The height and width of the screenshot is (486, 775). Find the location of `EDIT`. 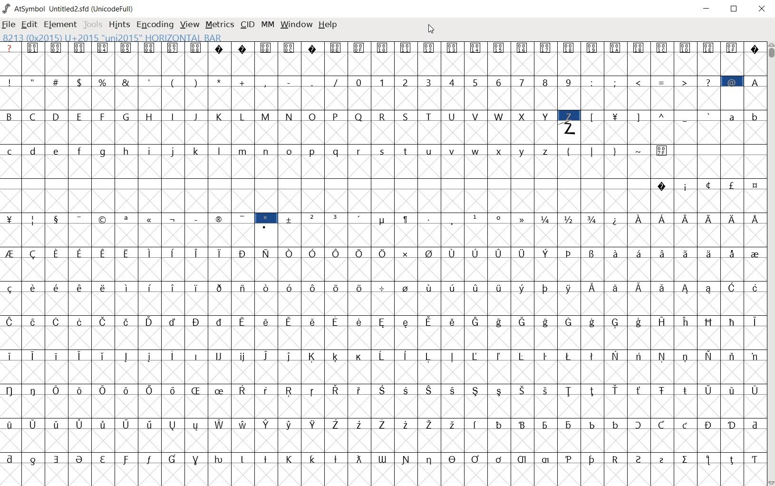

EDIT is located at coordinates (29, 24).